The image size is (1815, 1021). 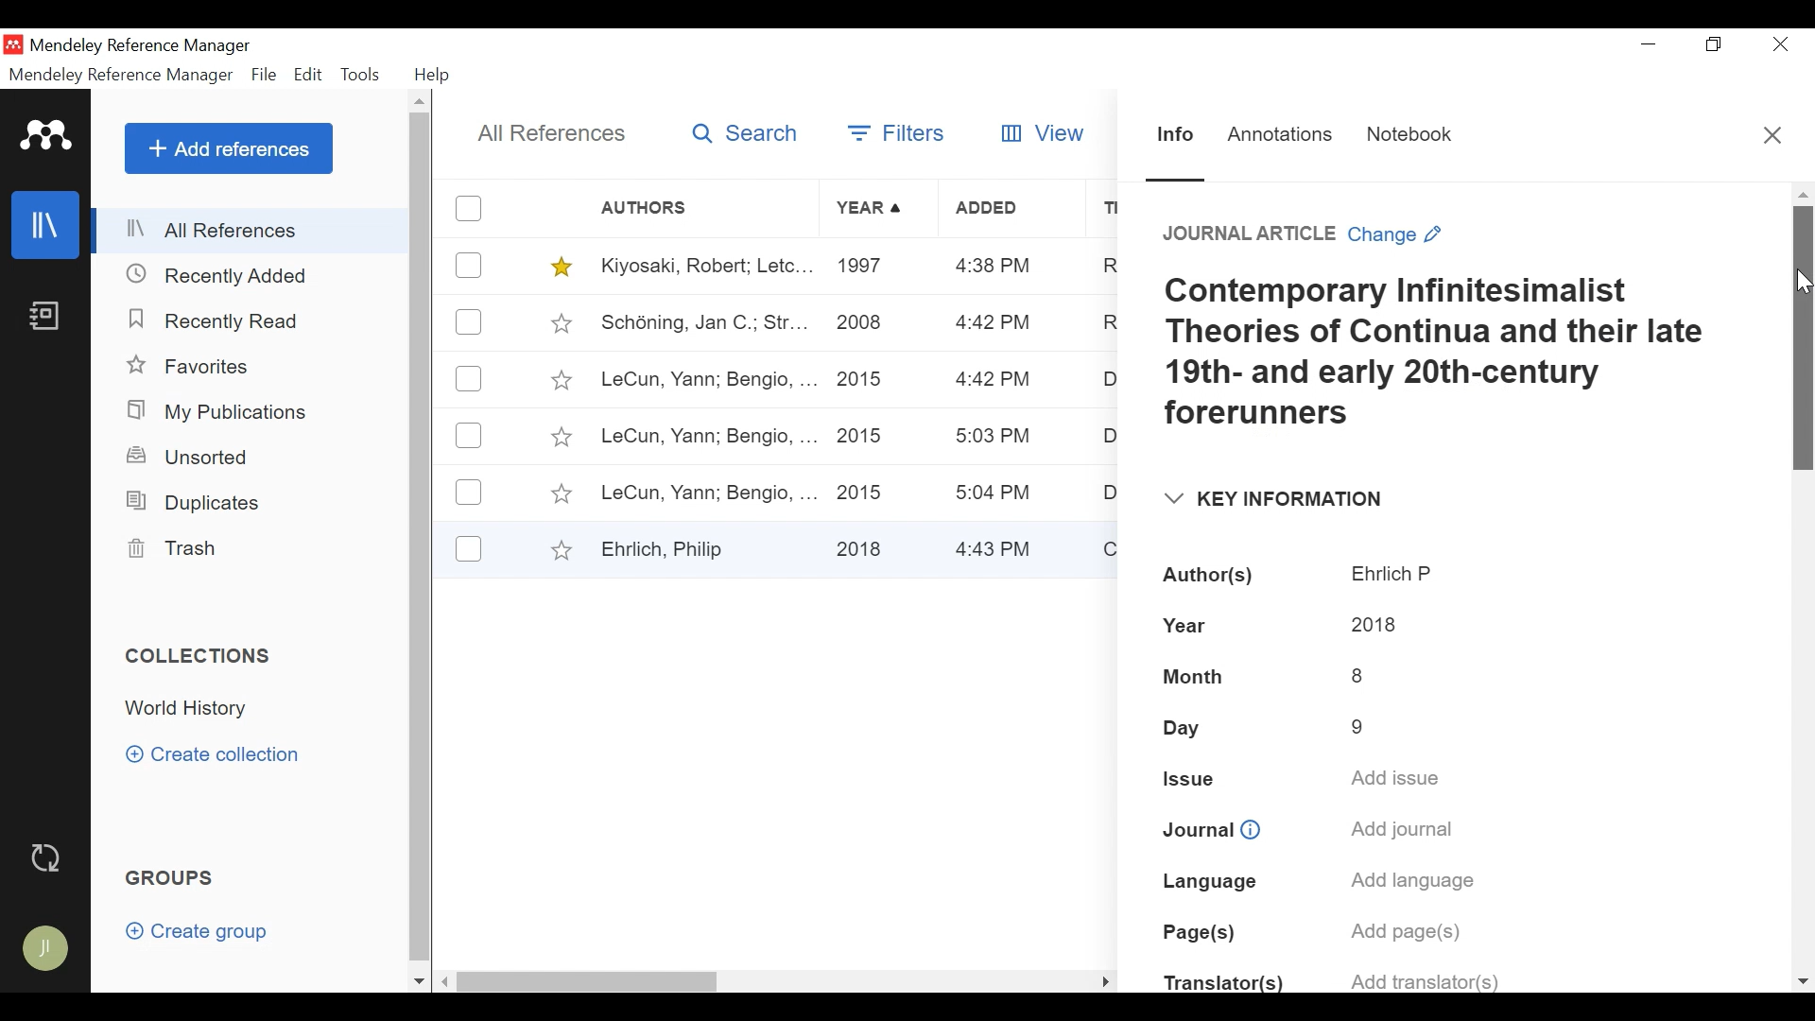 What do you see at coordinates (1804, 194) in the screenshot?
I see `Scroll up` at bounding box center [1804, 194].